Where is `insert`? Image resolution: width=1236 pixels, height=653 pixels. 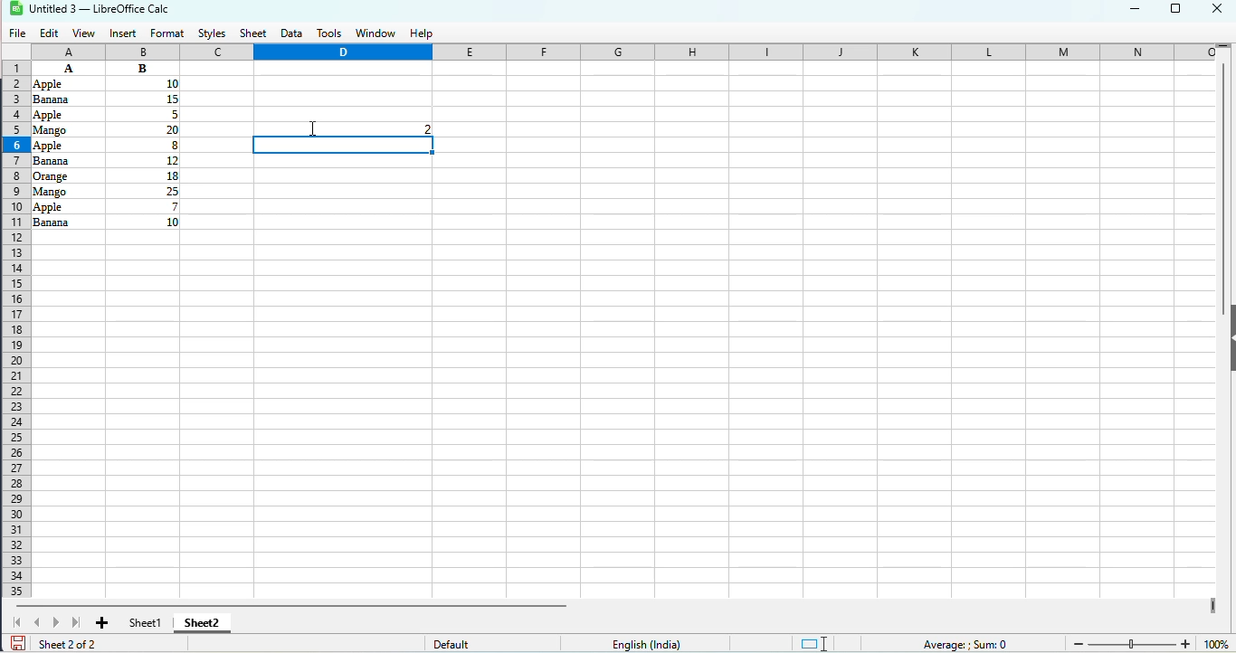 insert is located at coordinates (122, 33).